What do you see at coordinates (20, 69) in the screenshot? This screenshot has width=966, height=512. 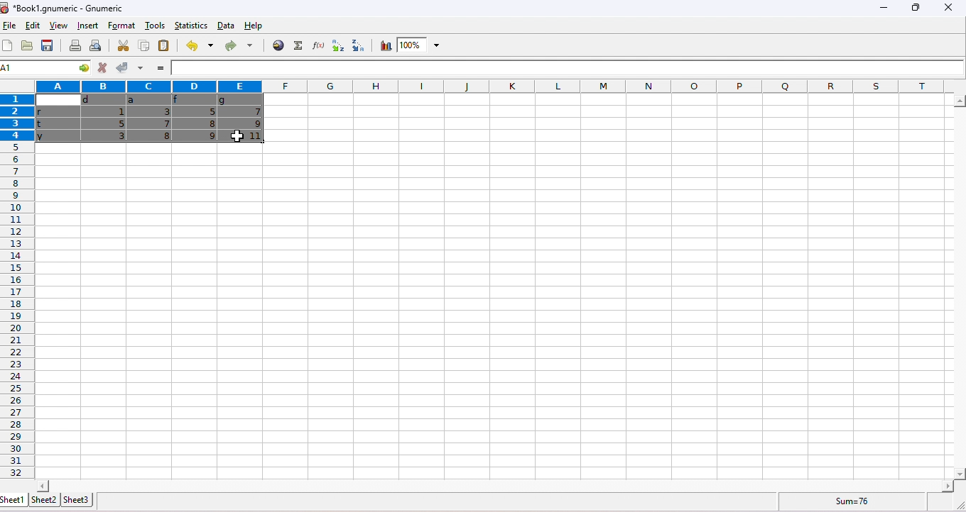 I see `selected cell ranges` at bounding box center [20, 69].